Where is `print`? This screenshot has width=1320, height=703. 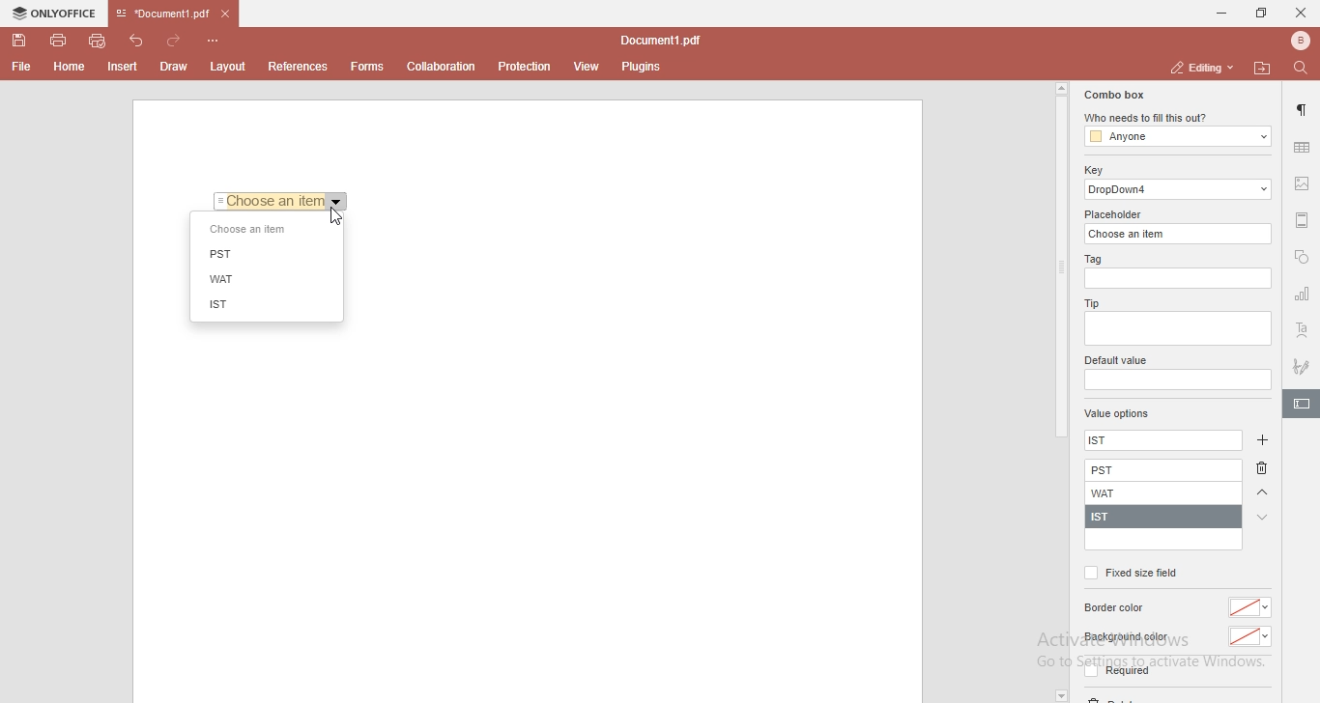
print is located at coordinates (57, 39).